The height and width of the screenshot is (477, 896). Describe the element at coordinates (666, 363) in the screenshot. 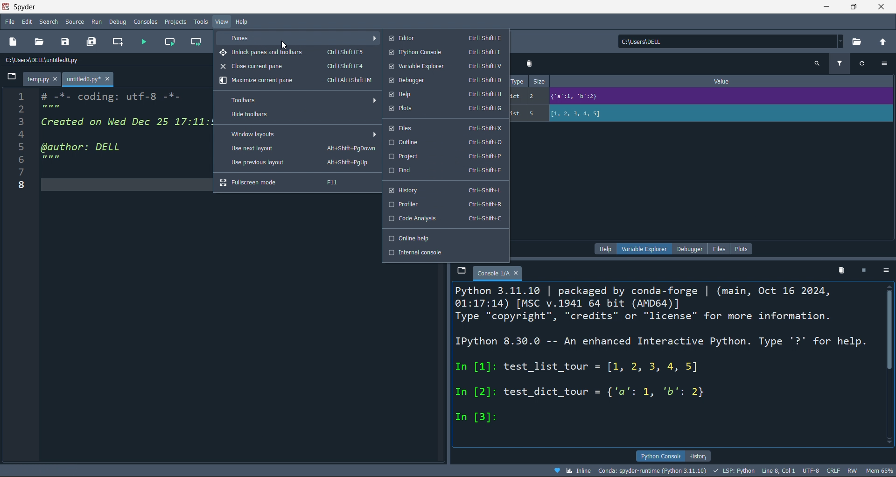

I see `ipython console pane` at that location.